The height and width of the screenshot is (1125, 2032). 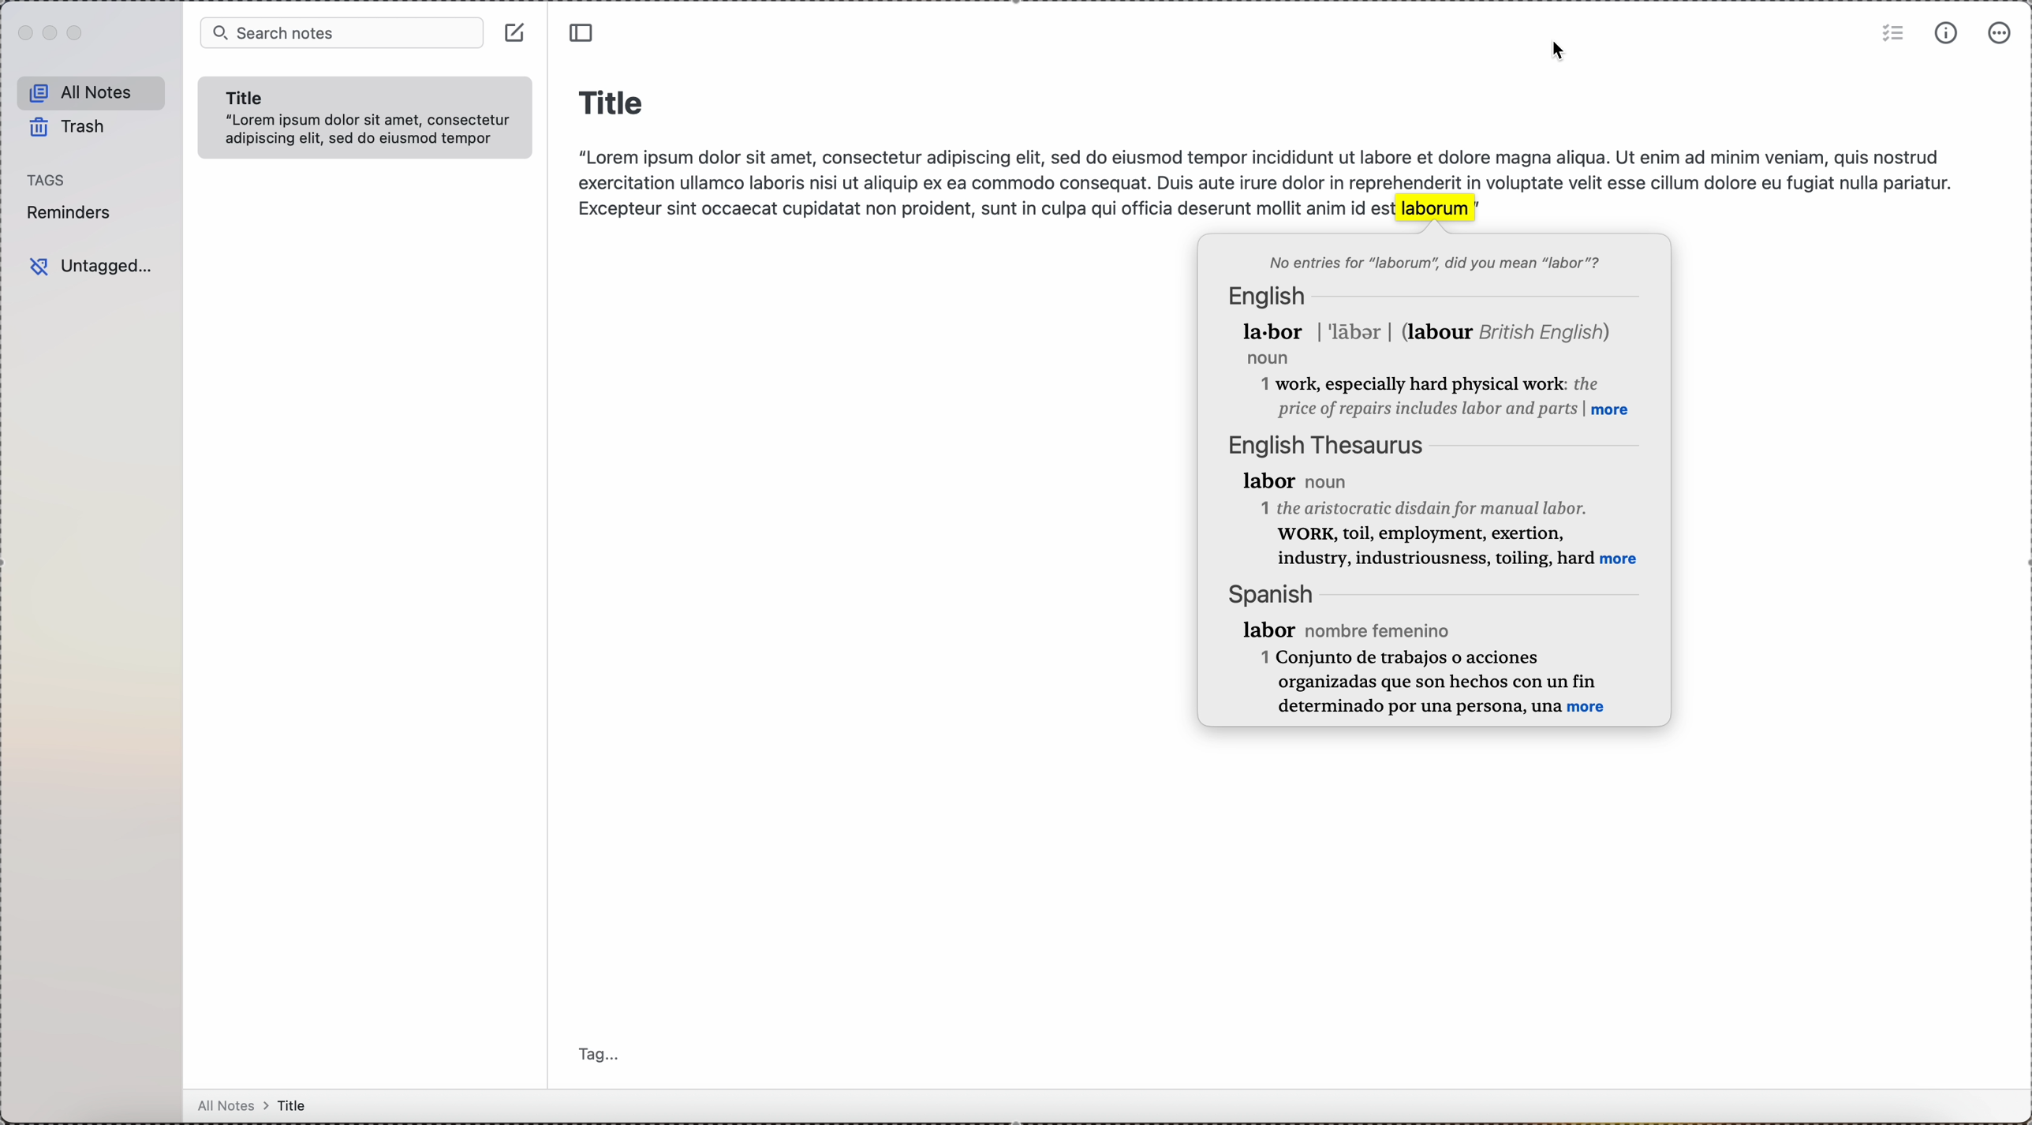 What do you see at coordinates (261, 1105) in the screenshot?
I see `all notes` at bounding box center [261, 1105].